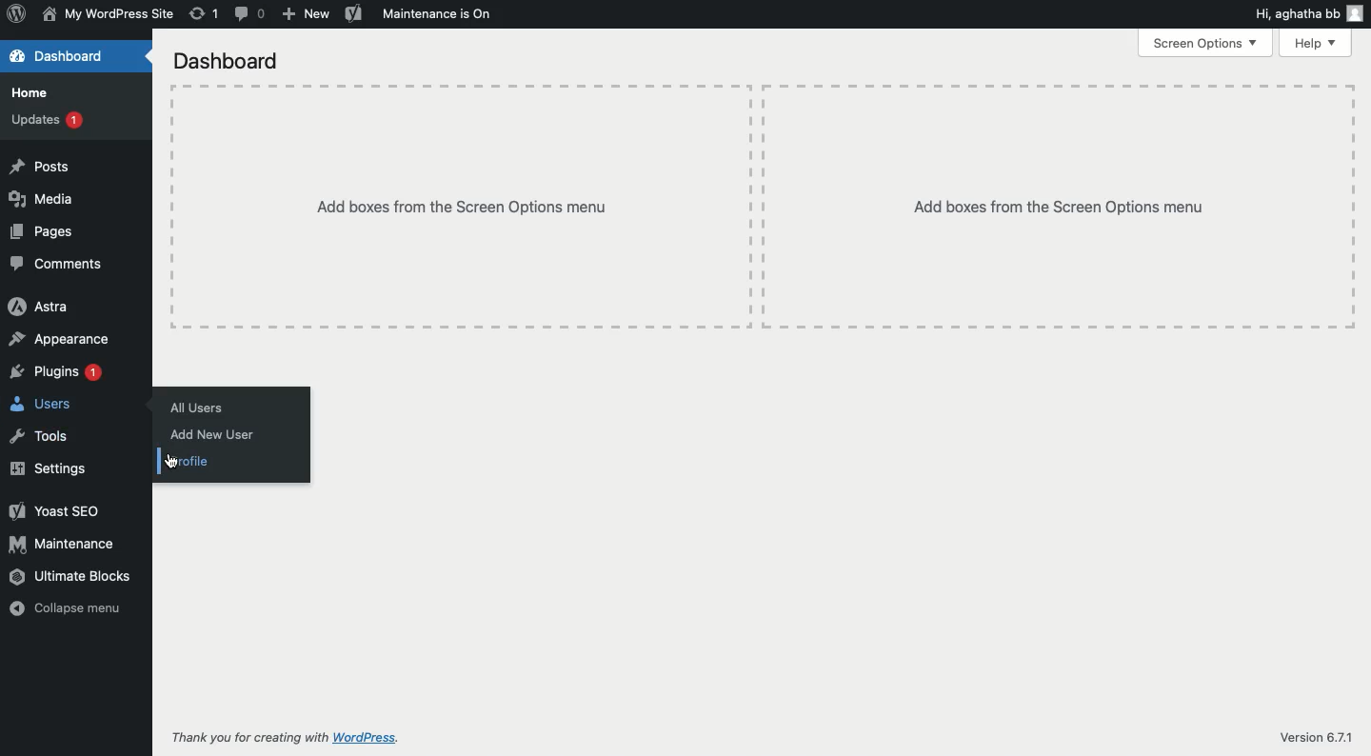  Describe the element at coordinates (58, 266) in the screenshot. I see `Comments` at that location.